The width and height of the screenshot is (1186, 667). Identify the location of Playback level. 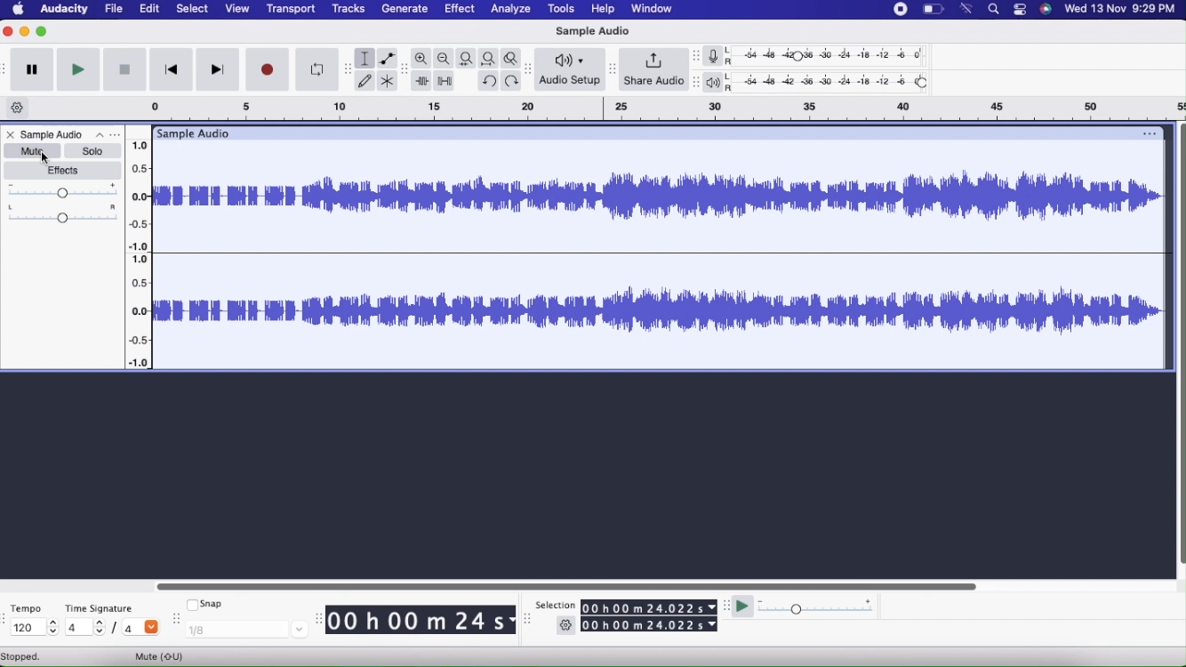
(830, 82).